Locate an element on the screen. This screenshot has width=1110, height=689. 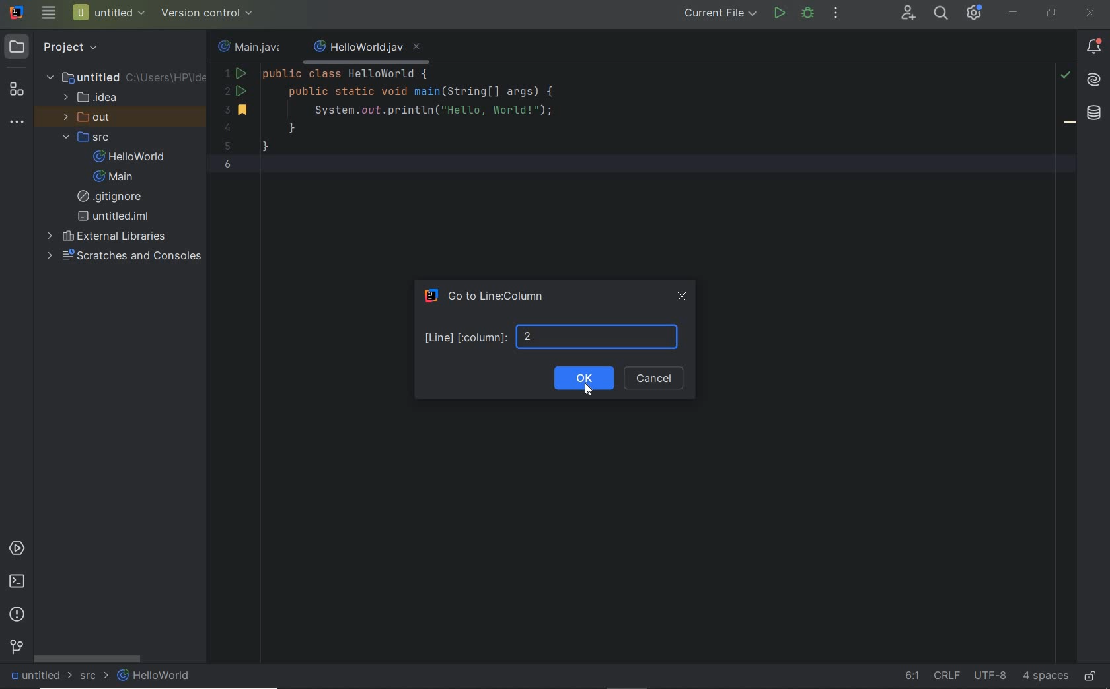
project name is located at coordinates (110, 13).